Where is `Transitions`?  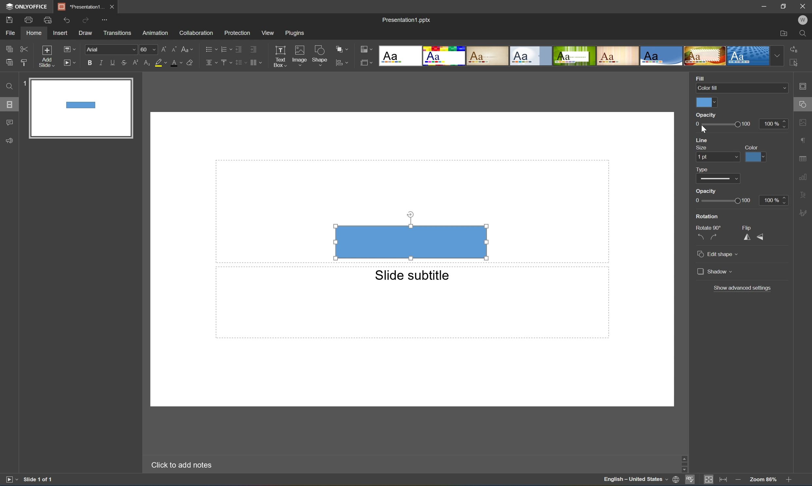 Transitions is located at coordinates (116, 33).